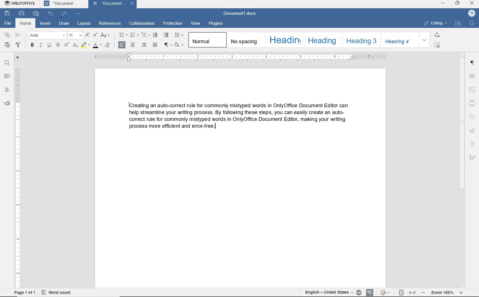 The width and height of the screenshot is (479, 297). I want to click on highlight color, so click(86, 46).